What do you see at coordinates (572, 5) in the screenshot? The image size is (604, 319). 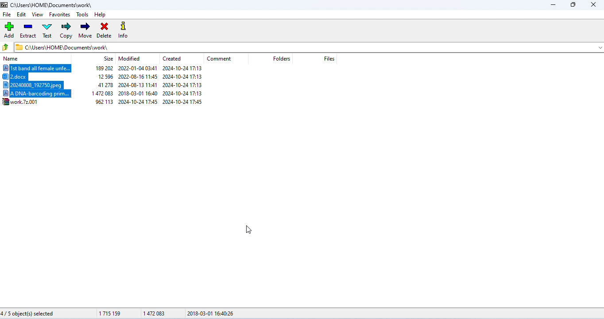 I see `maximize` at bounding box center [572, 5].